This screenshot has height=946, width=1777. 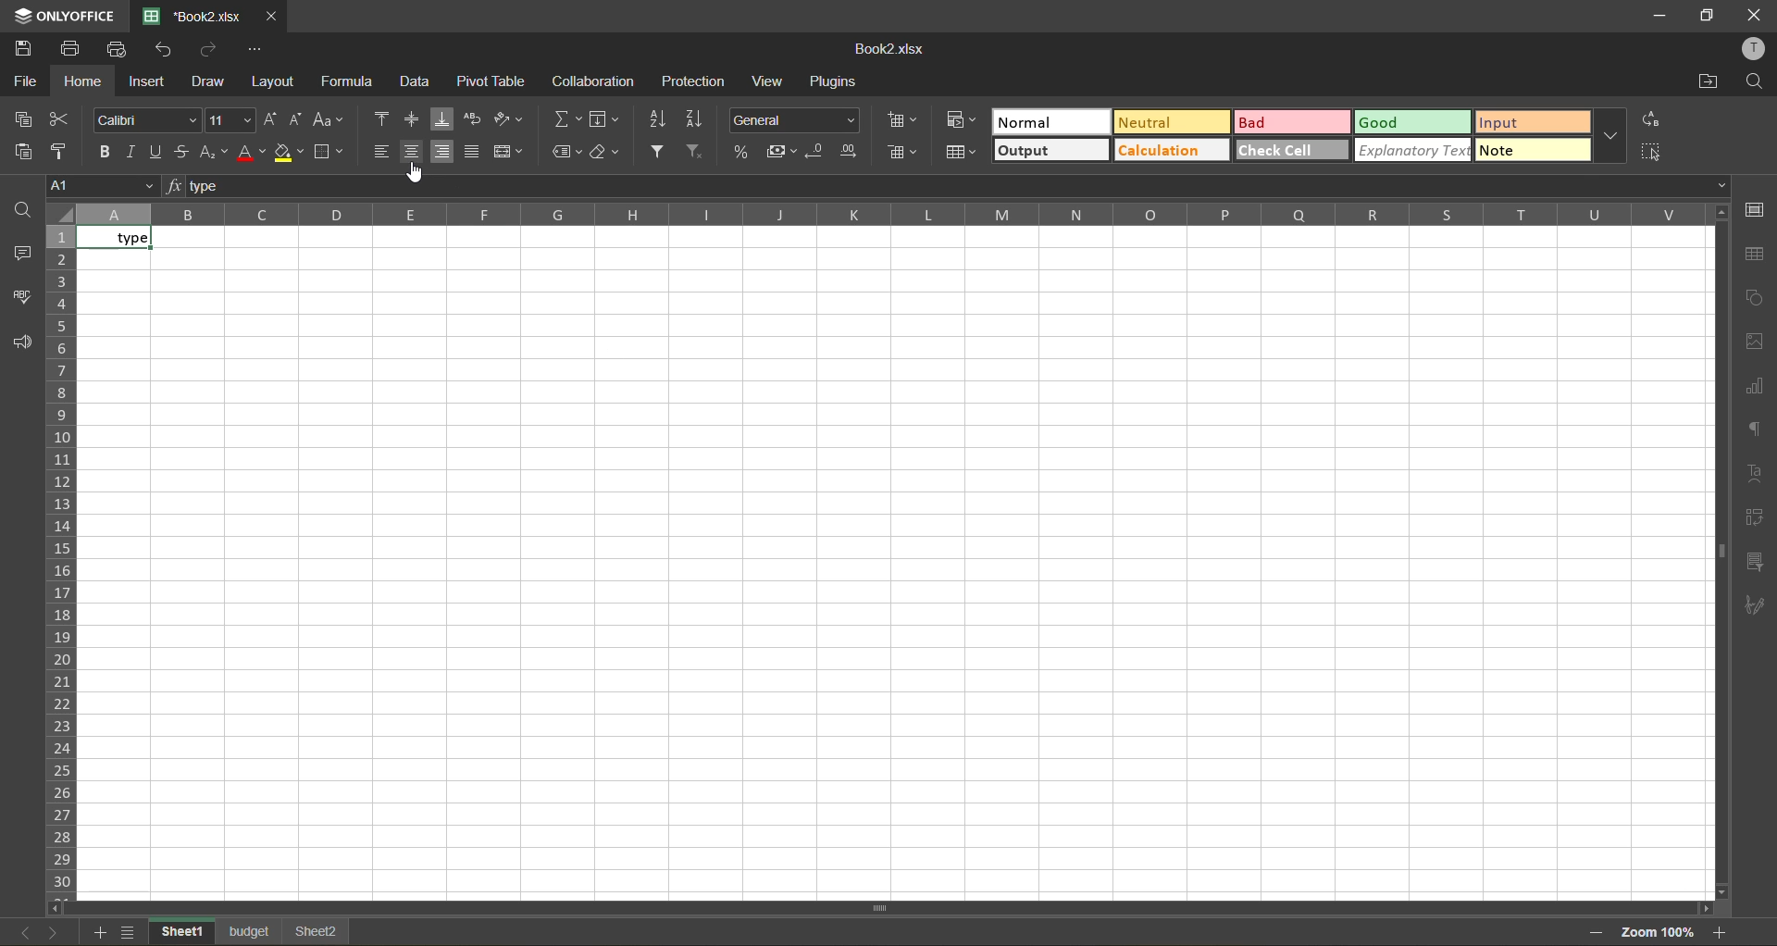 What do you see at coordinates (99, 185) in the screenshot?
I see `cell address` at bounding box center [99, 185].